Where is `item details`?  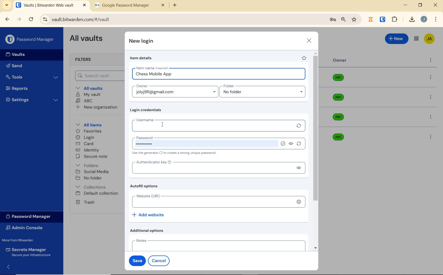
item details is located at coordinates (141, 58).